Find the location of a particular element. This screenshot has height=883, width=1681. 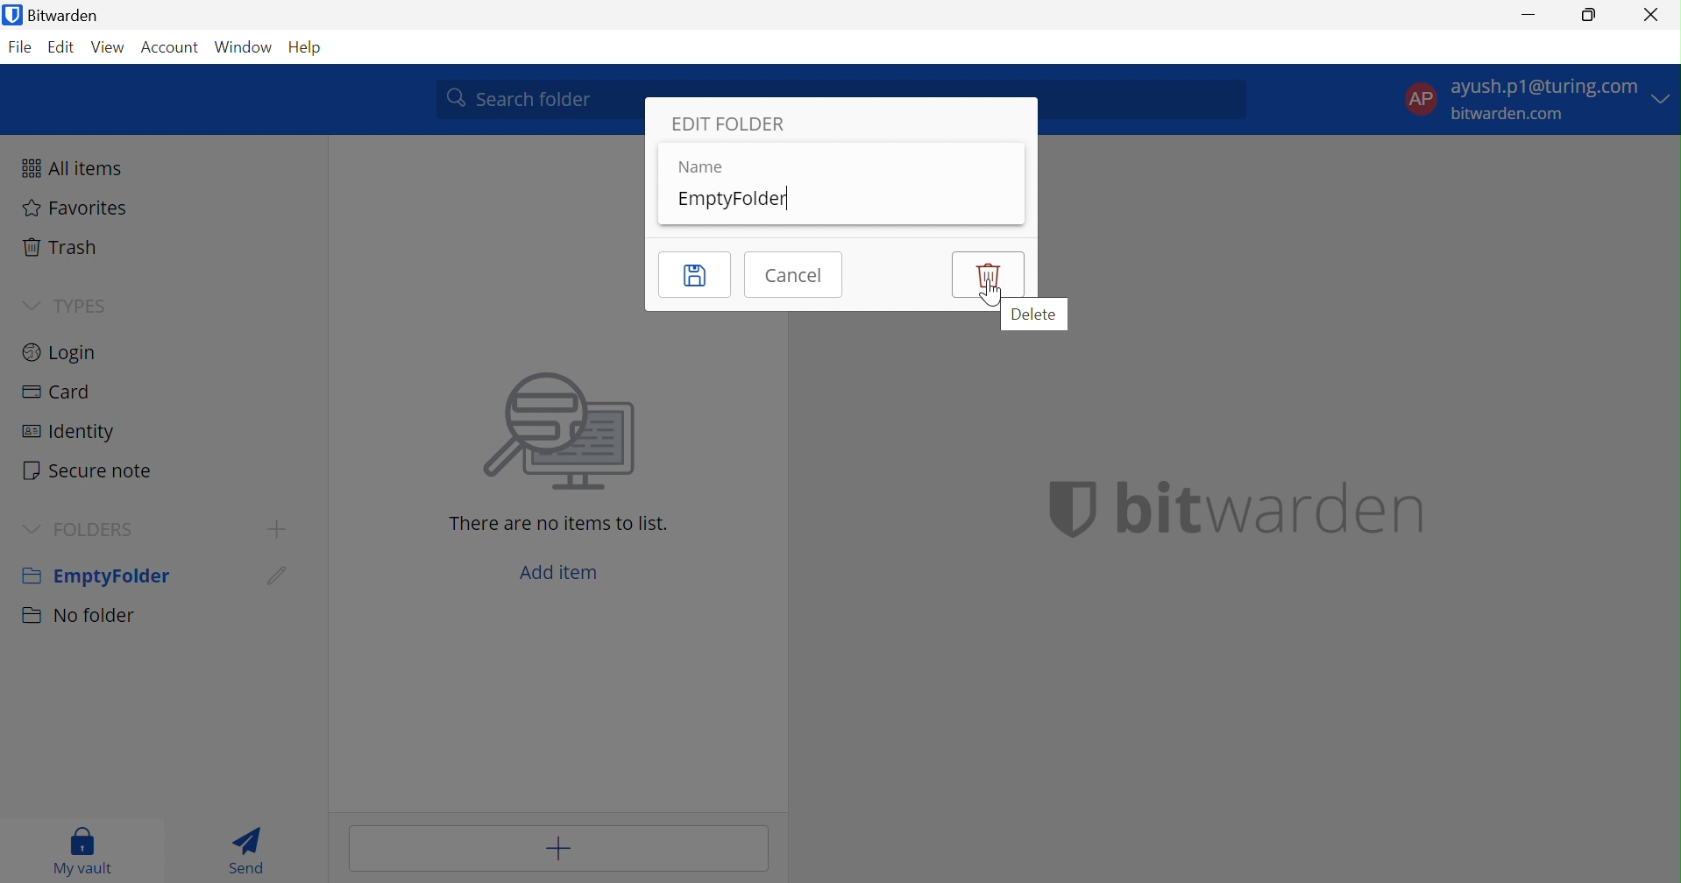

Account options is located at coordinates (1538, 98).